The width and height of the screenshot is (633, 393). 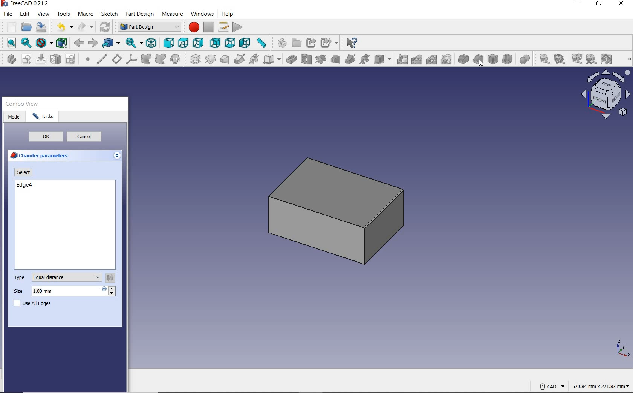 What do you see at coordinates (22, 104) in the screenshot?
I see `combo view` at bounding box center [22, 104].